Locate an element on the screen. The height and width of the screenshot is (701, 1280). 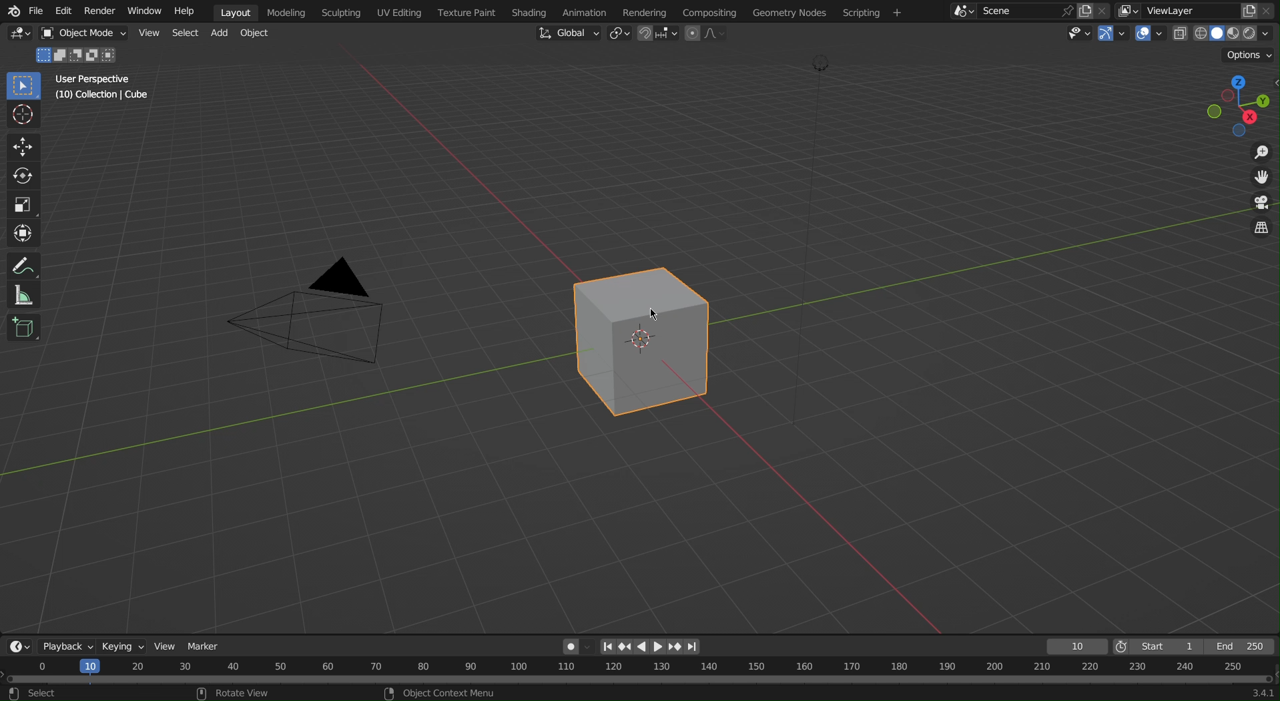
Shading is located at coordinates (531, 11).